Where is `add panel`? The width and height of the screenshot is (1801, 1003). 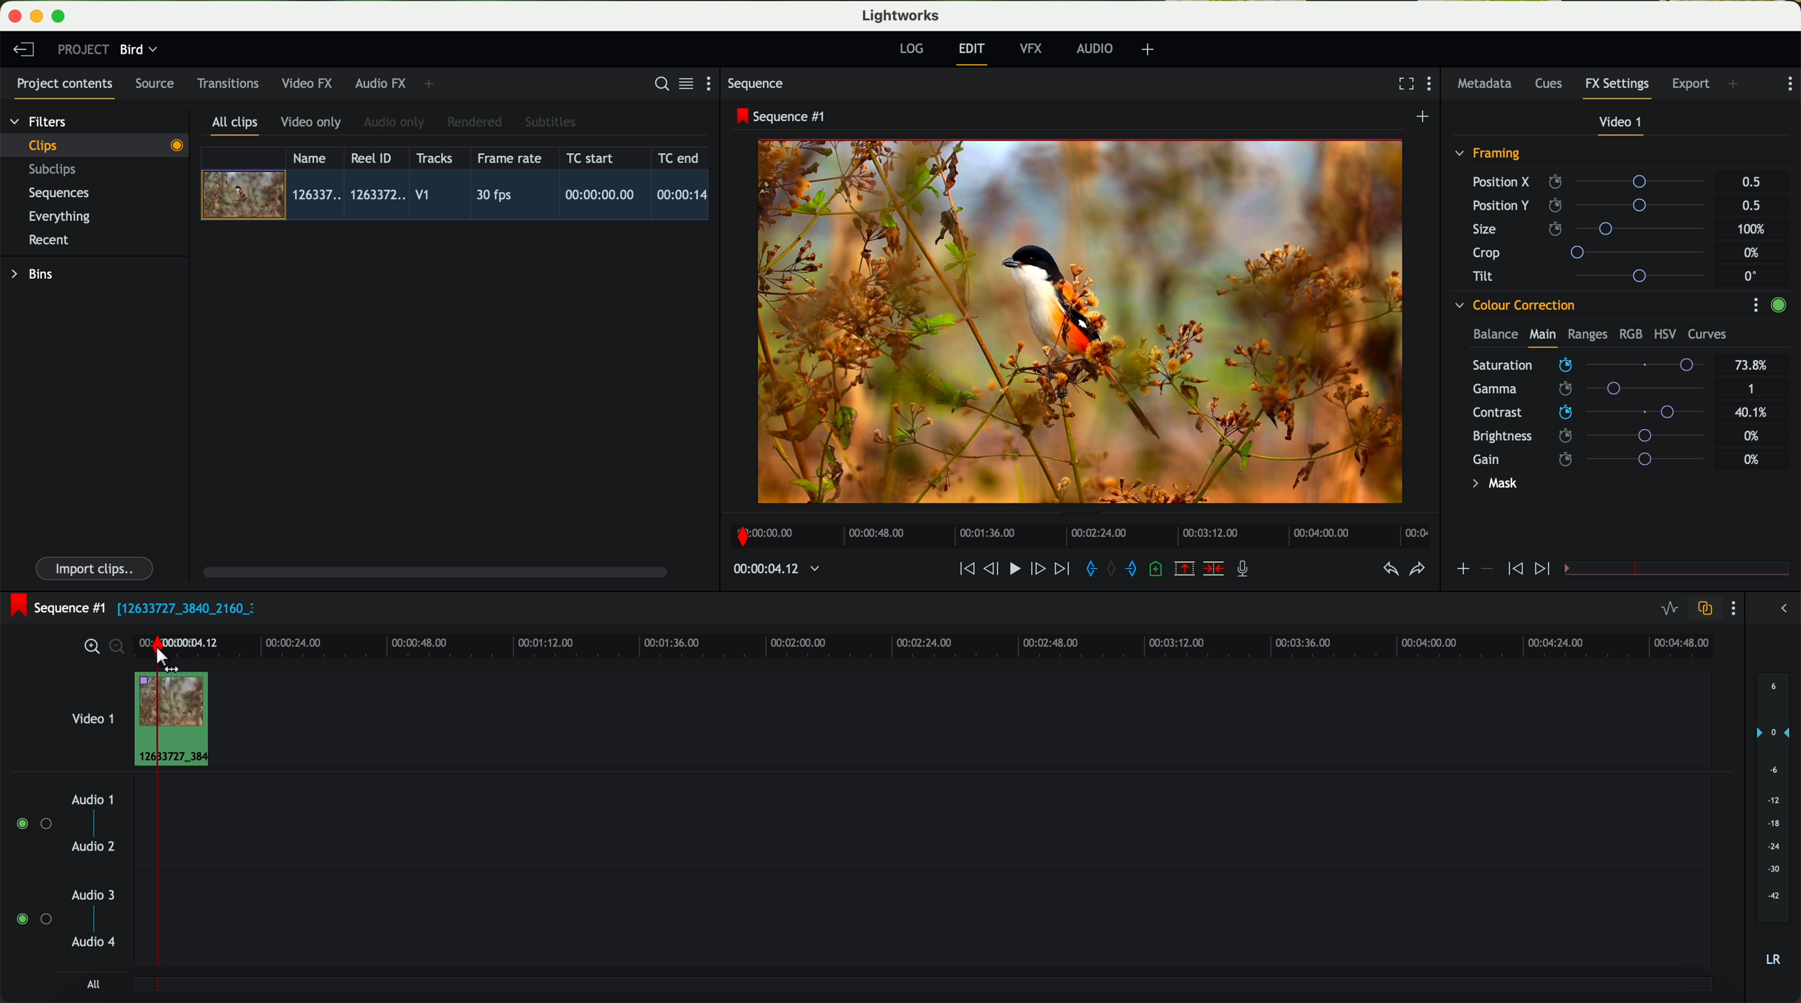
add panel is located at coordinates (1737, 85).